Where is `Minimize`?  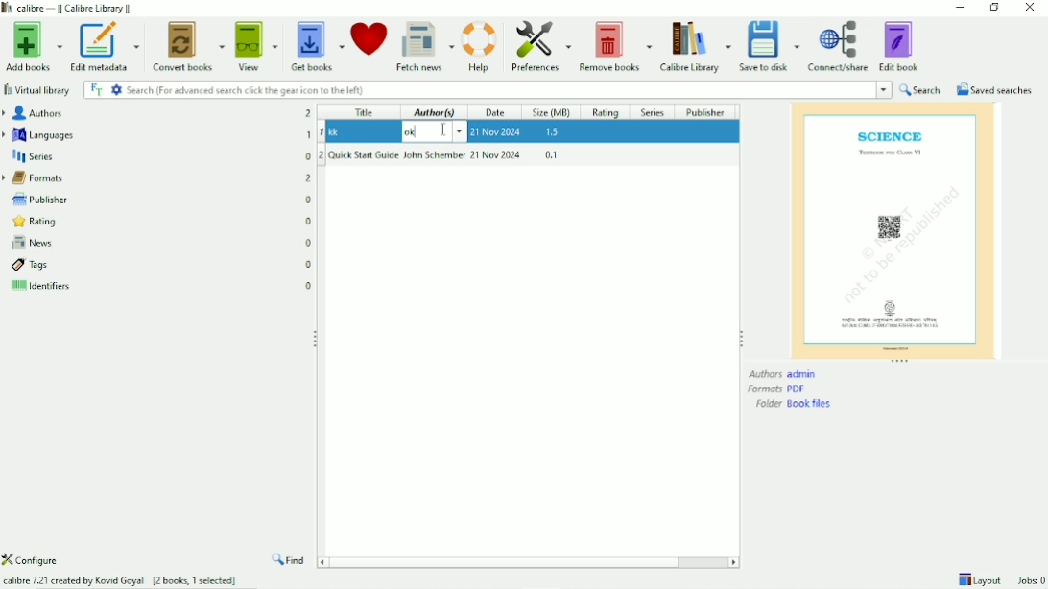
Minimize is located at coordinates (961, 7).